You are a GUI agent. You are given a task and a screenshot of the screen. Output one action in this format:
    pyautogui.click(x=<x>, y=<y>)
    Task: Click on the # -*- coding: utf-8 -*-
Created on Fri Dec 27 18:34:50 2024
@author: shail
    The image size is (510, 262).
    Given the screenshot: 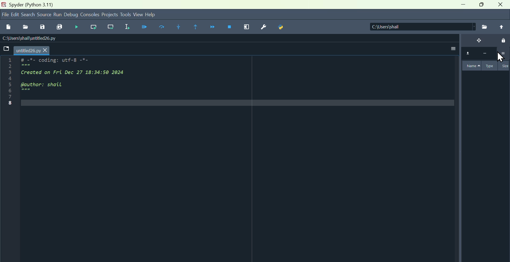 What is the action you would take?
    pyautogui.click(x=85, y=78)
    